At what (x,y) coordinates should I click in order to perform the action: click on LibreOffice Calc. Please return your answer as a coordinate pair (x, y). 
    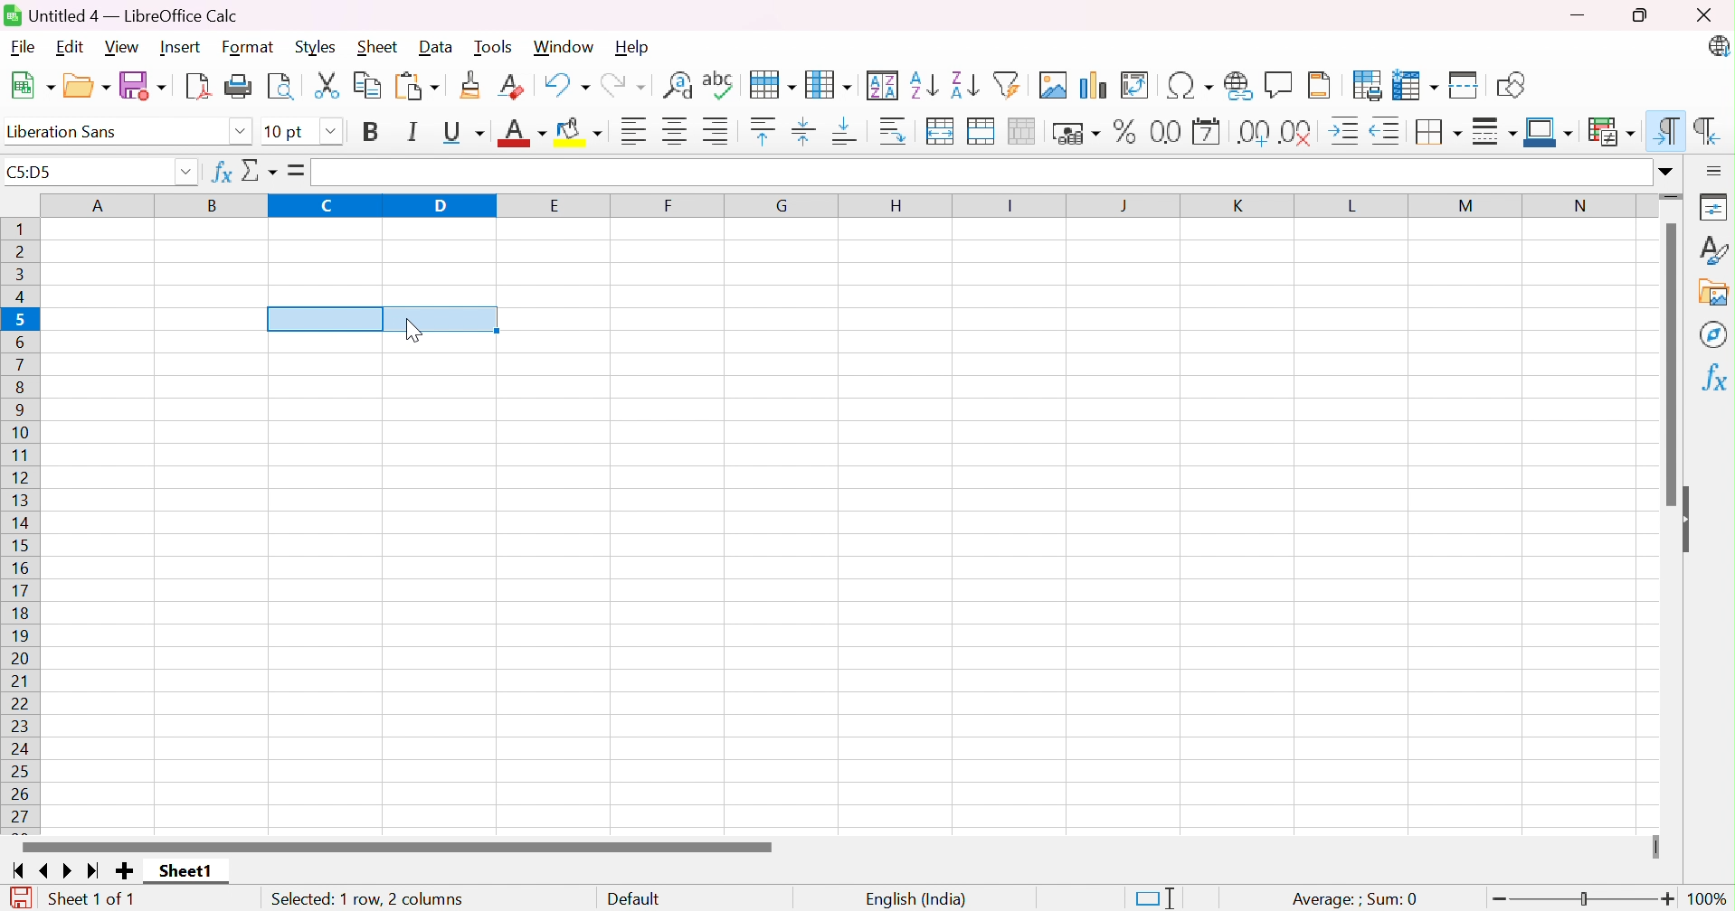
    Looking at the image, I should click on (1718, 48).